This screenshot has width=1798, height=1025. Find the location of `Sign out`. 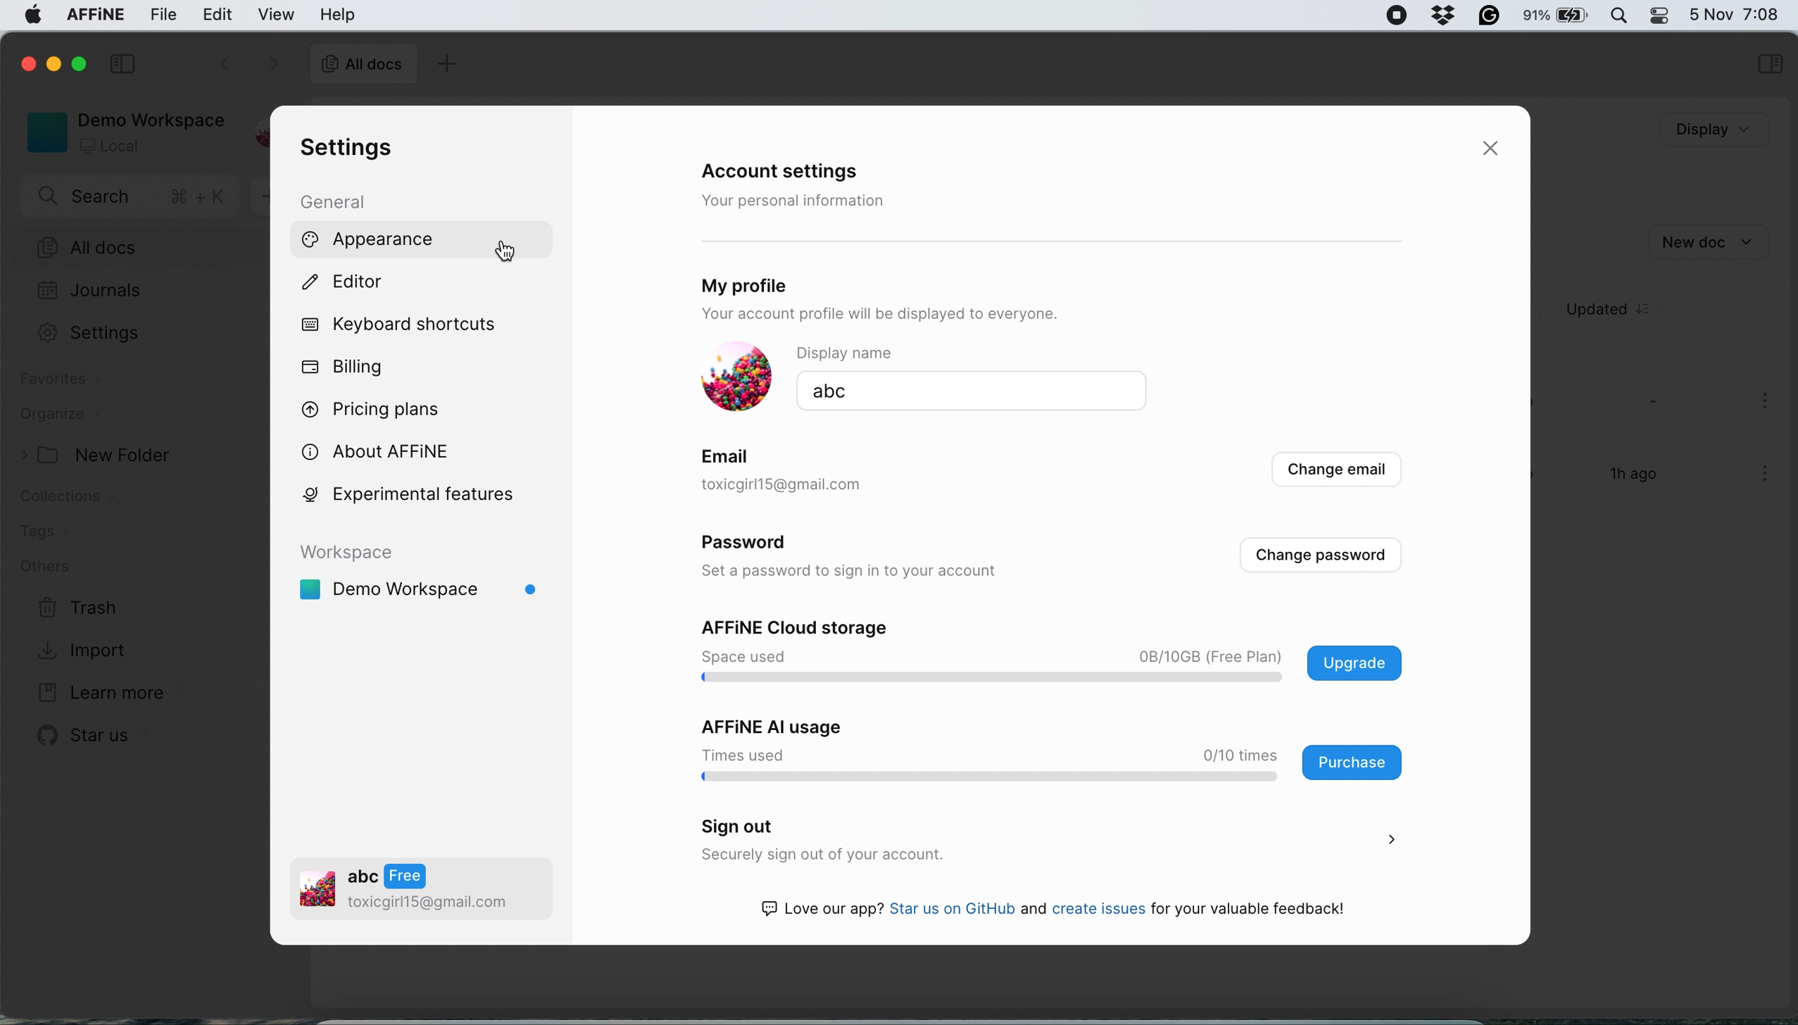

Sign out is located at coordinates (742, 825).